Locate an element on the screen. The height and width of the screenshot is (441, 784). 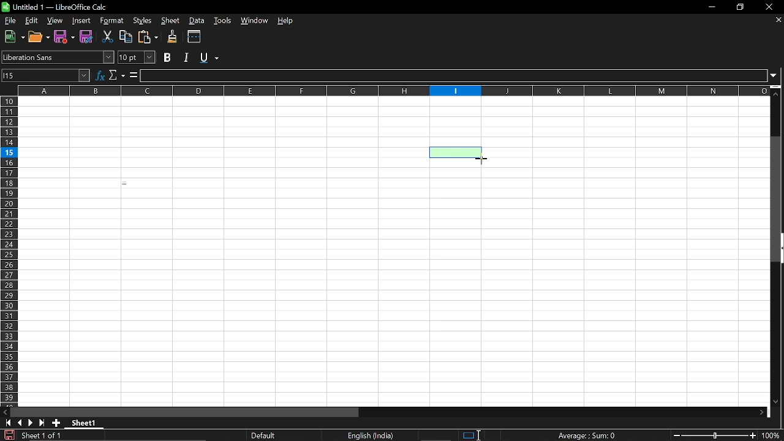
Font size is located at coordinates (138, 58).